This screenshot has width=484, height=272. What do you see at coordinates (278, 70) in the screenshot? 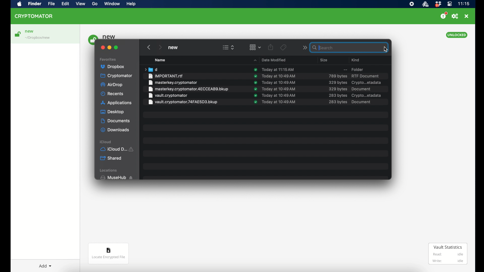
I see `date` at bounding box center [278, 70].